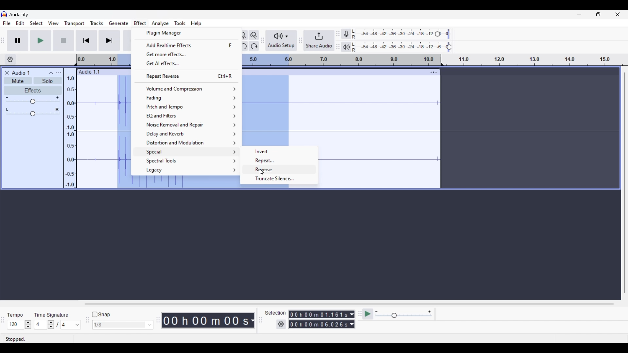 The height and width of the screenshot is (353, 628). Describe the element at coordinates (109, 40) in the screenshot. I see `Skip/Select to end` at that location.